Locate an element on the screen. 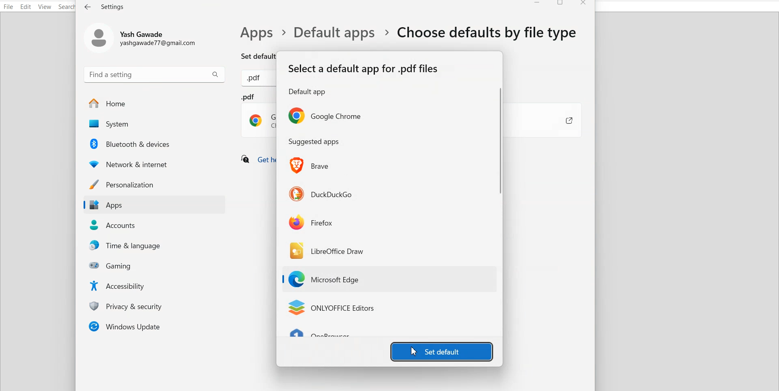  Accounts is located at coordinates (155, 225).